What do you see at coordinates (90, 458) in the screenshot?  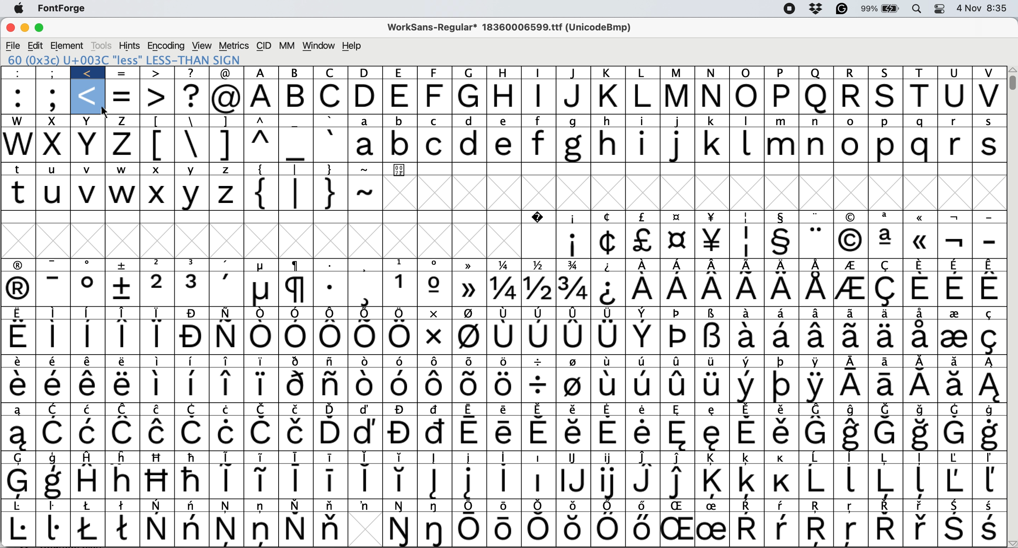 I see `Symbol` at bounding box center [90, 458].